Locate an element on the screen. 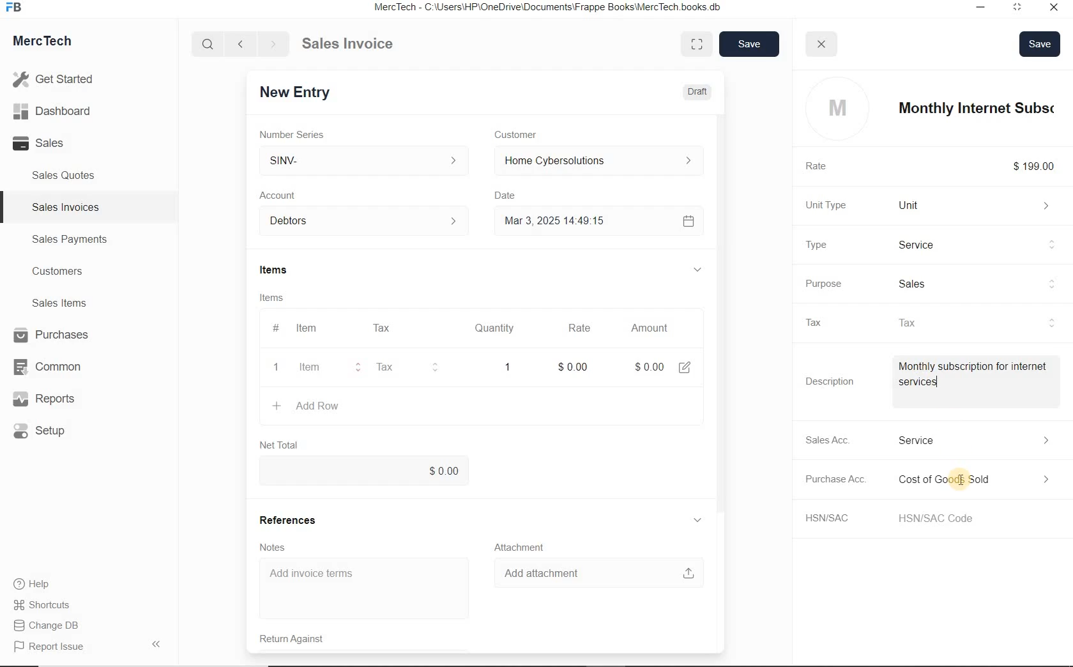  Sales Items is located at coordinates (68, 303).